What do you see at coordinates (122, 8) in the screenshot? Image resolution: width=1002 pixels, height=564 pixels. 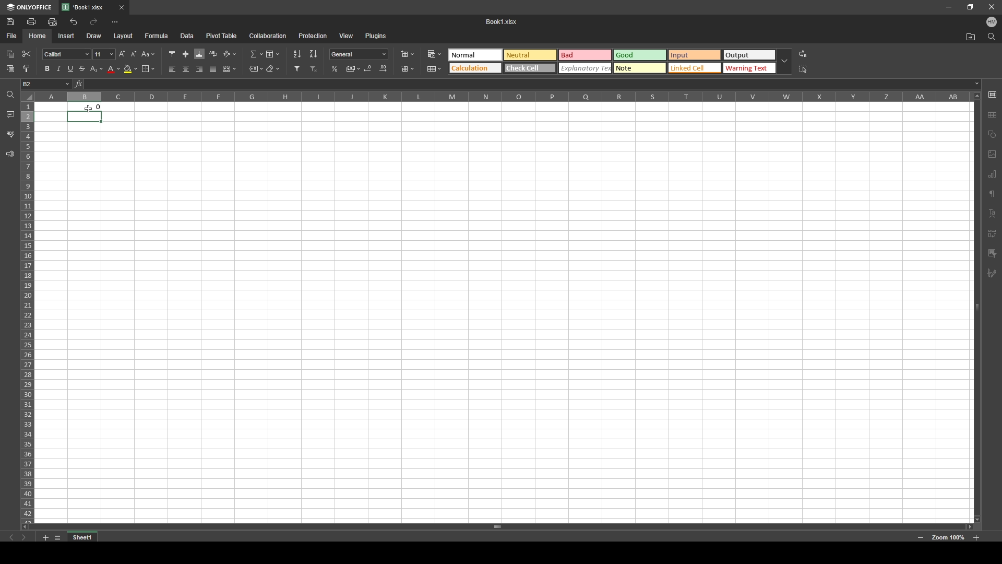 I see `close` at bounding box center [122, 8].